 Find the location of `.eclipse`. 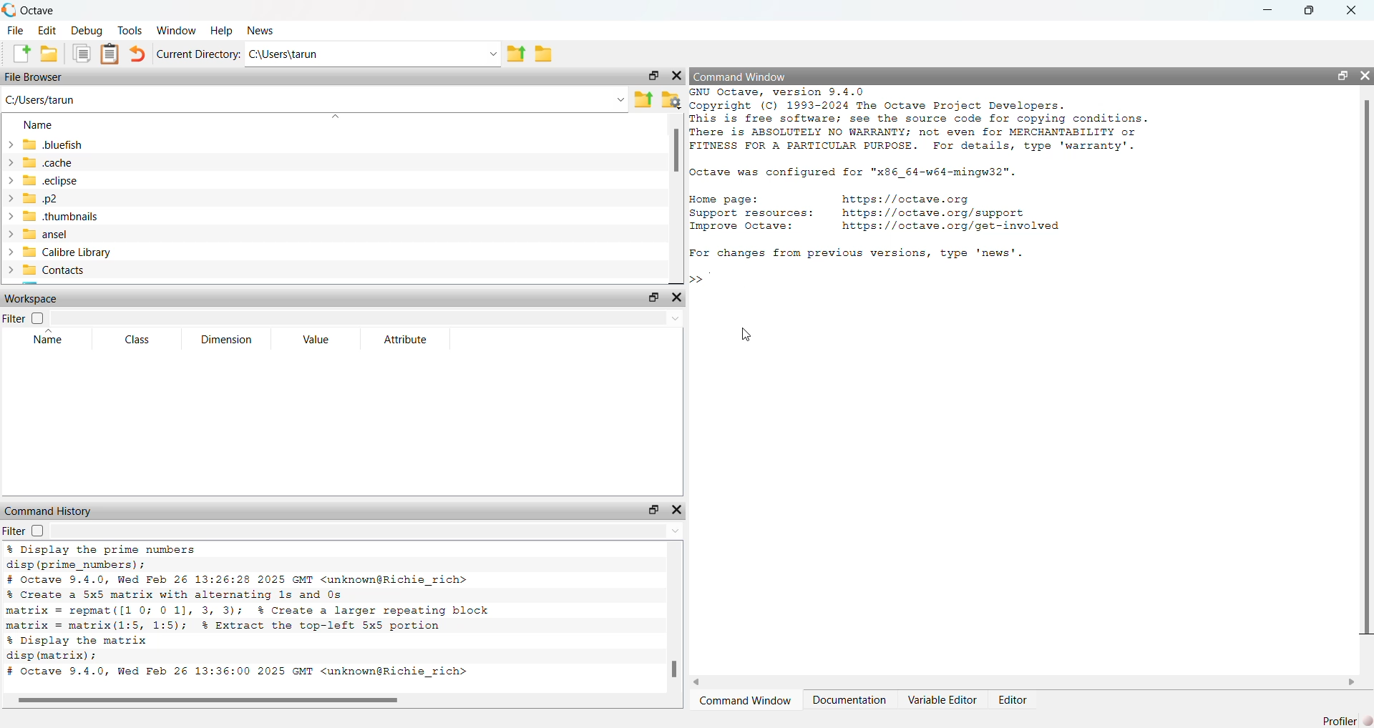

.eclipse is located at coordinates (55, 181).